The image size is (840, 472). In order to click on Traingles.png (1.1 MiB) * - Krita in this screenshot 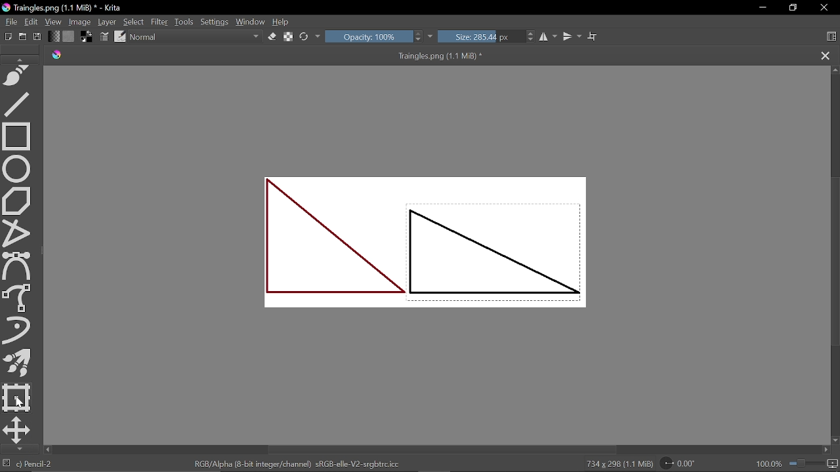, I will do `click(64, 9)`.